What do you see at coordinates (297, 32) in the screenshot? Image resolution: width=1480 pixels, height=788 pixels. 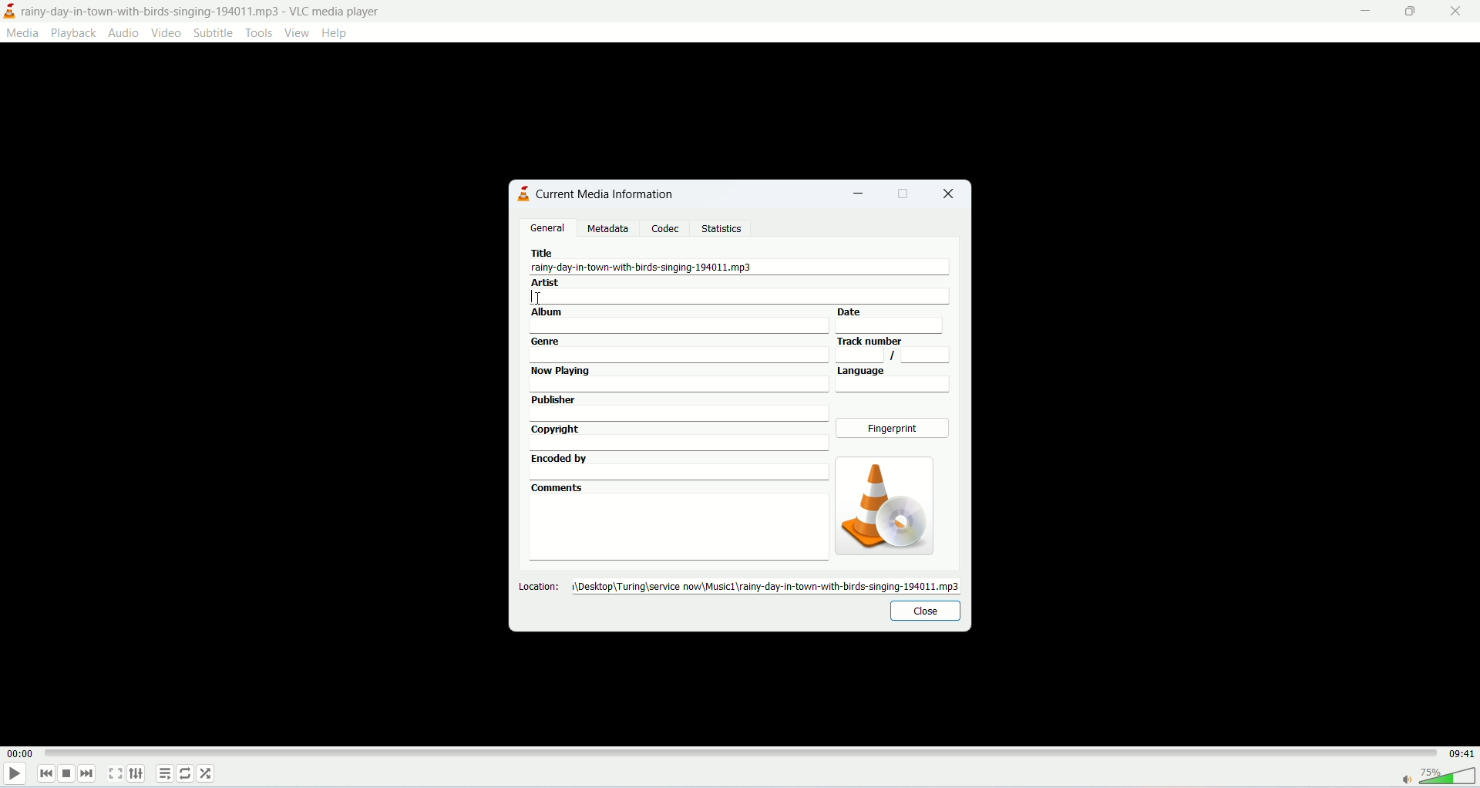 I see `view` at bounding box center [297, 32].